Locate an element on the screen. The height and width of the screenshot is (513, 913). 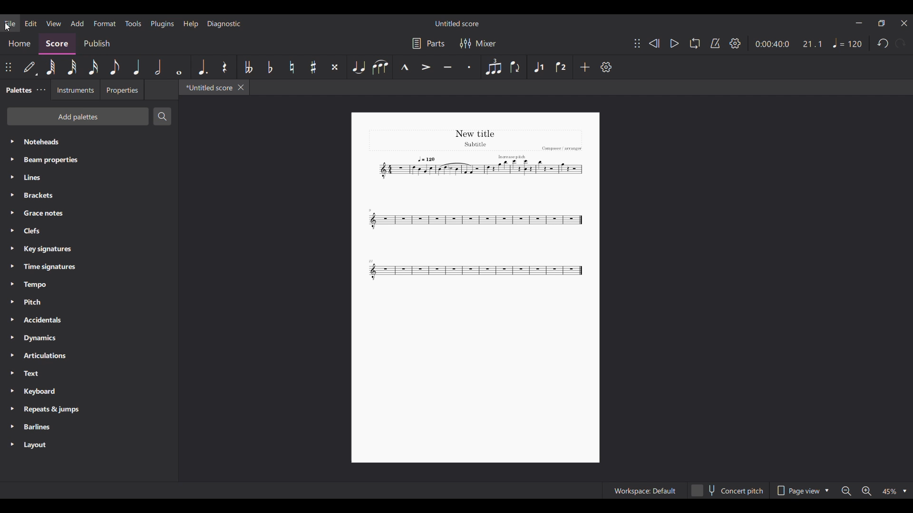
8th note is located at coordinates (115, 67).